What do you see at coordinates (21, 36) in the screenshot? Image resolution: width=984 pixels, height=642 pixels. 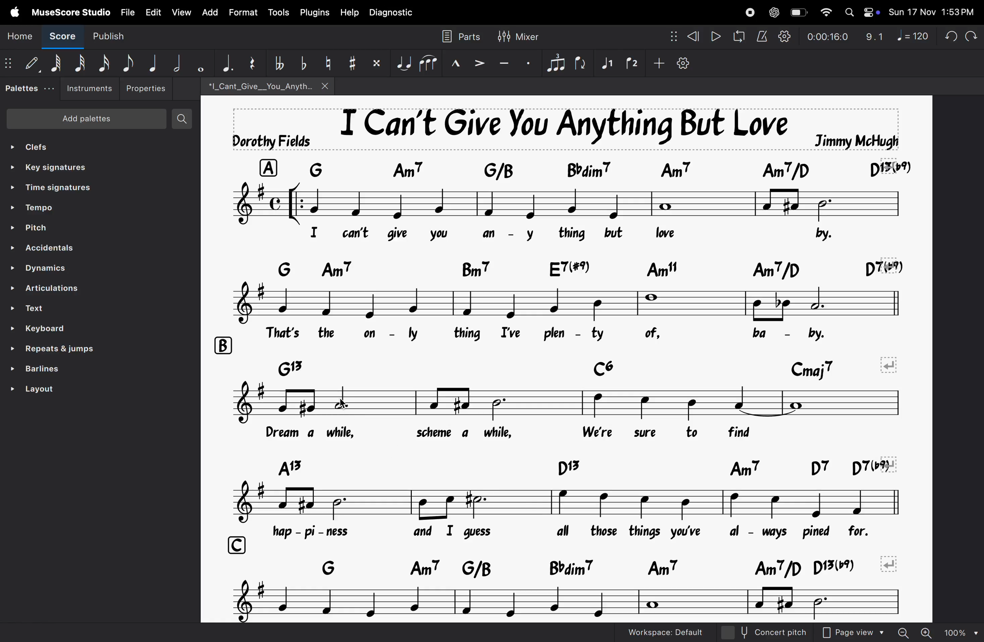 I see `Home` at bounding box center [21, 36].